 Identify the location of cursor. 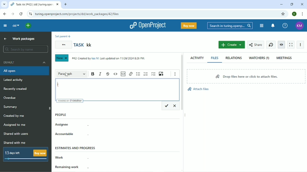
(68, 76).